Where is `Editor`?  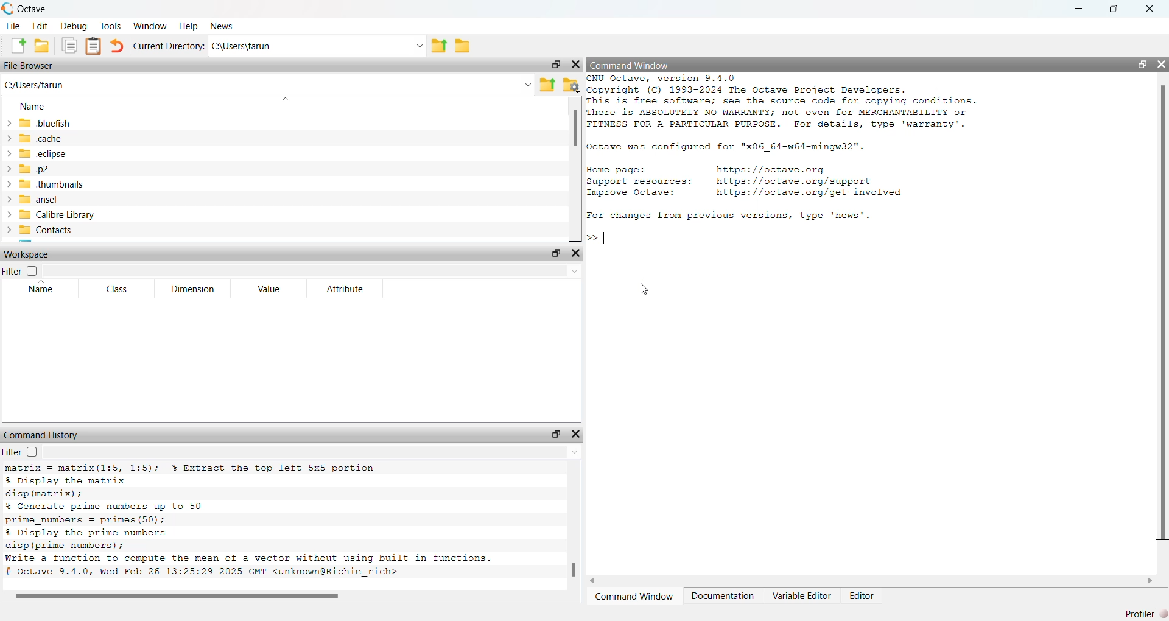 Editor is located at coordinates (863, 596).